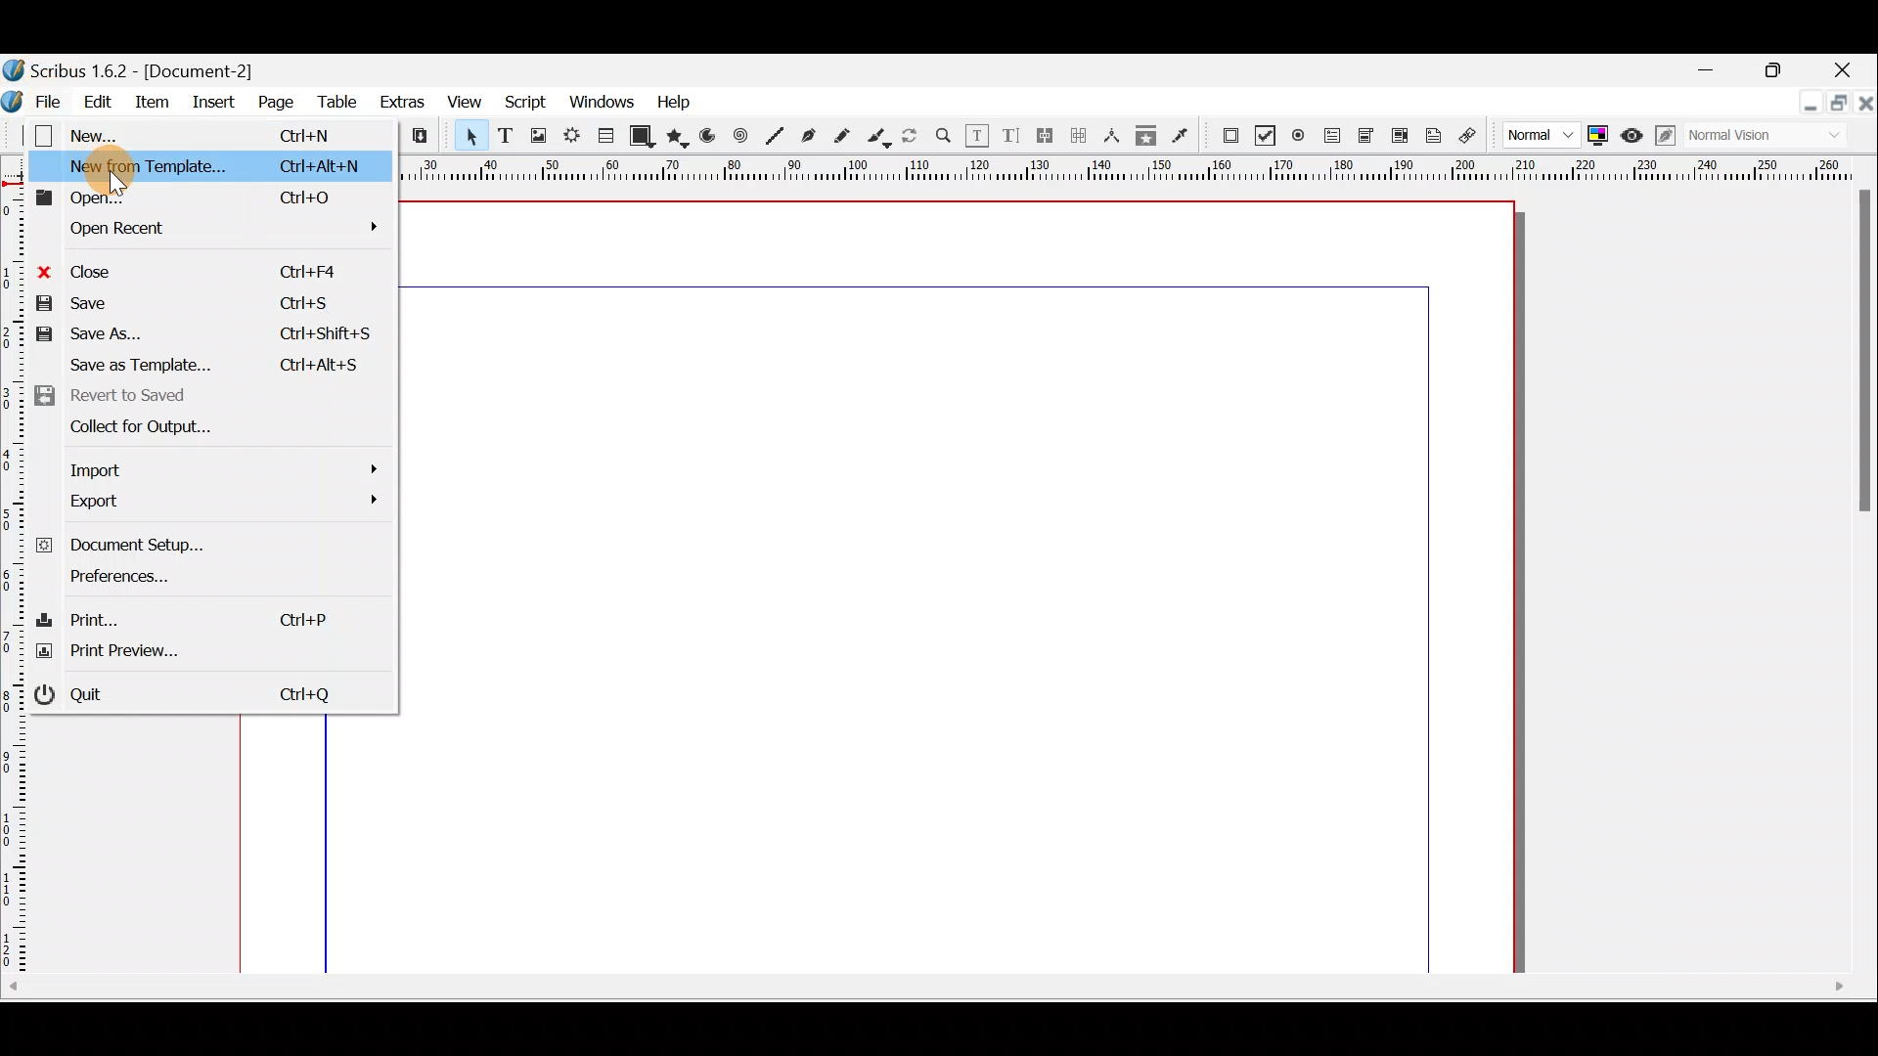 The height and width of the screenshot is (1056, 1878). I want to click on Edit in preview mode, so click(1663, 138).